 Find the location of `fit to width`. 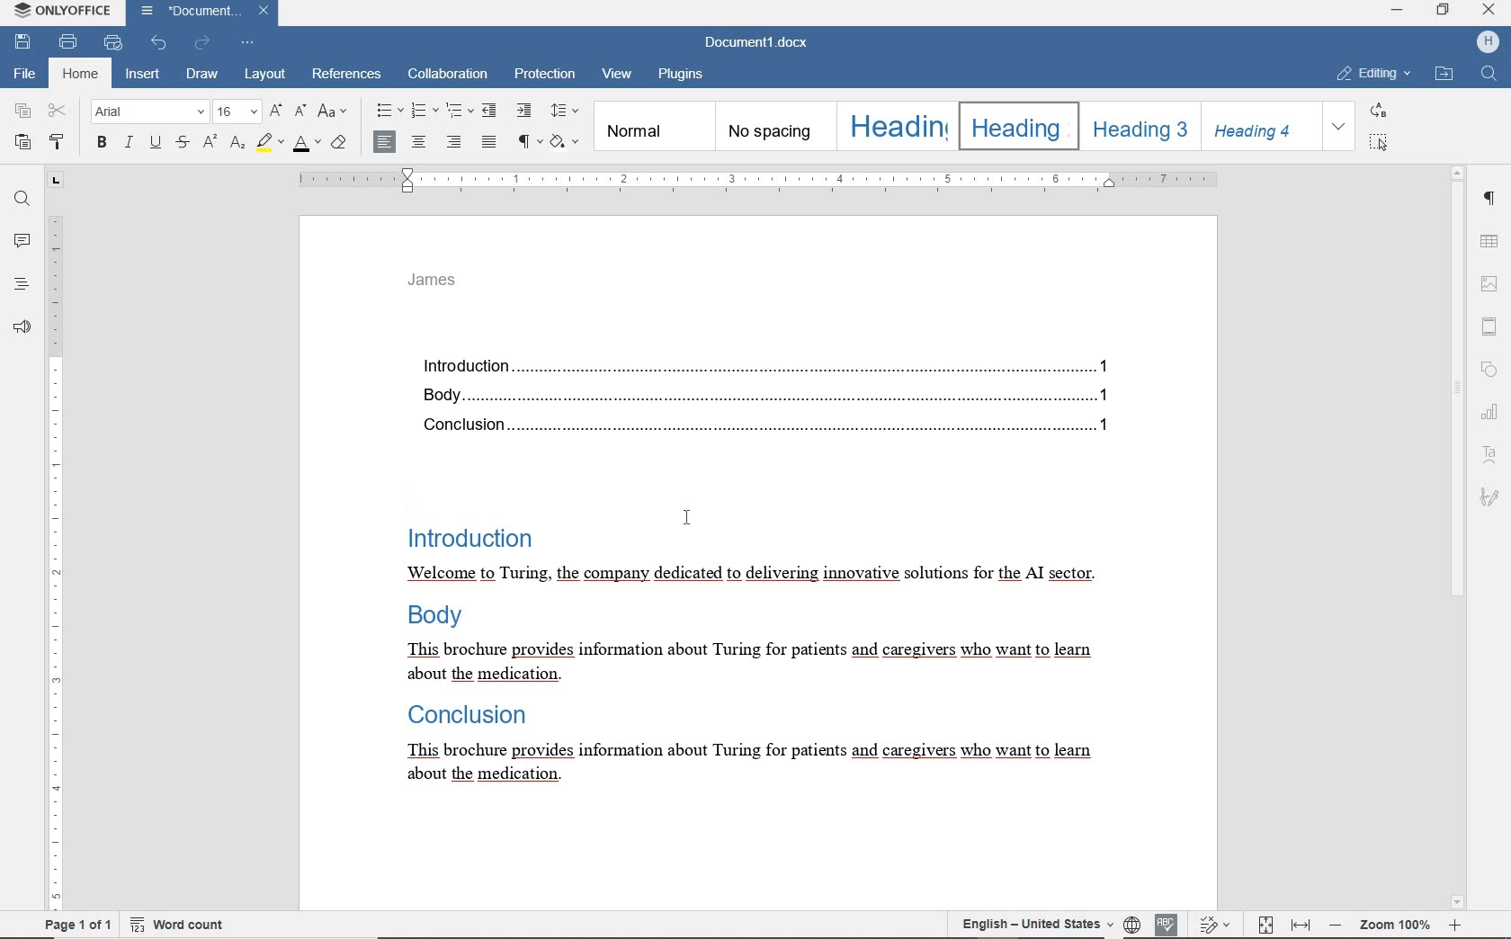

fit to width is located at coordinates (1302, 926).